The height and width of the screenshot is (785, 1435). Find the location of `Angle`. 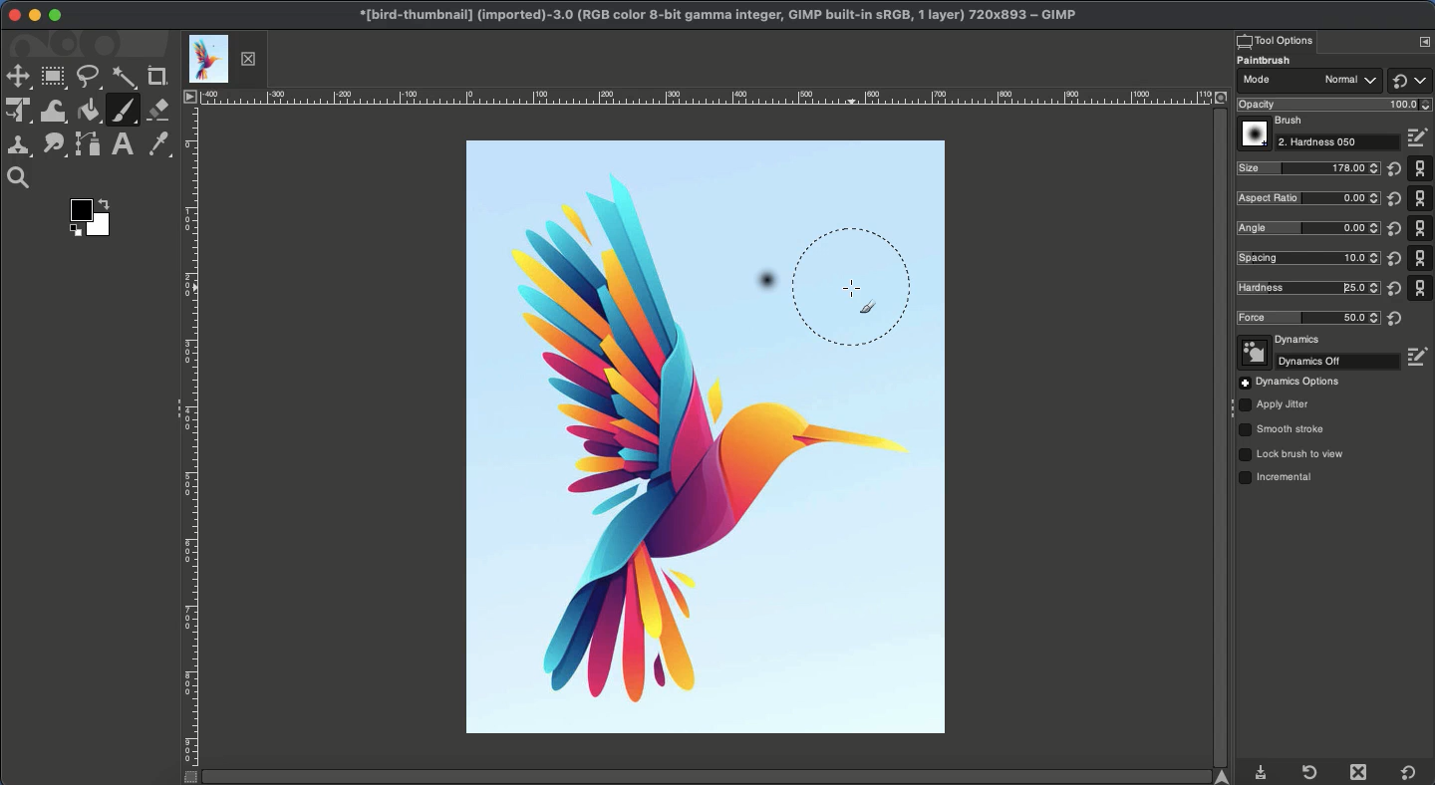

Angle is located at coordinates (1306, 227).